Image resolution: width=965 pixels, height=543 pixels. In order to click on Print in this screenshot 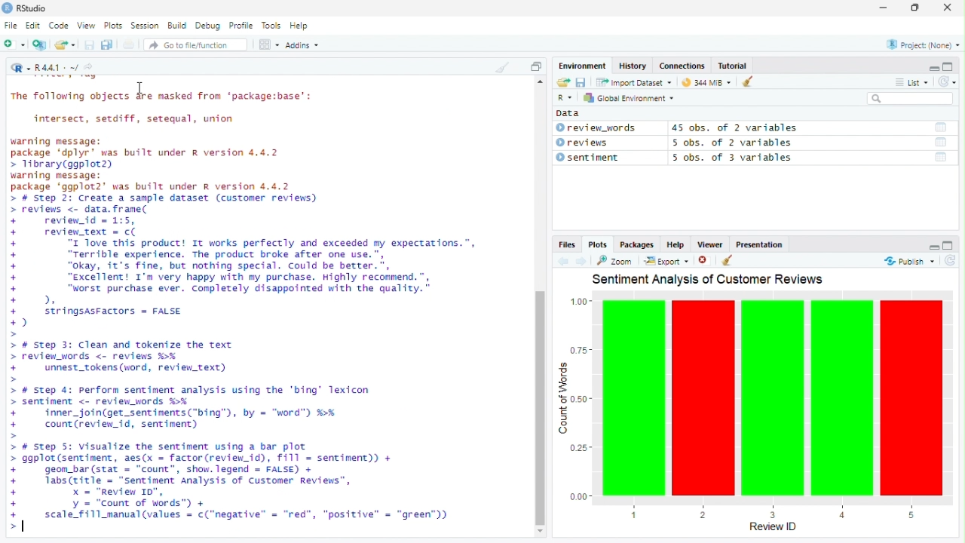, I will do `click(130, 44)`.